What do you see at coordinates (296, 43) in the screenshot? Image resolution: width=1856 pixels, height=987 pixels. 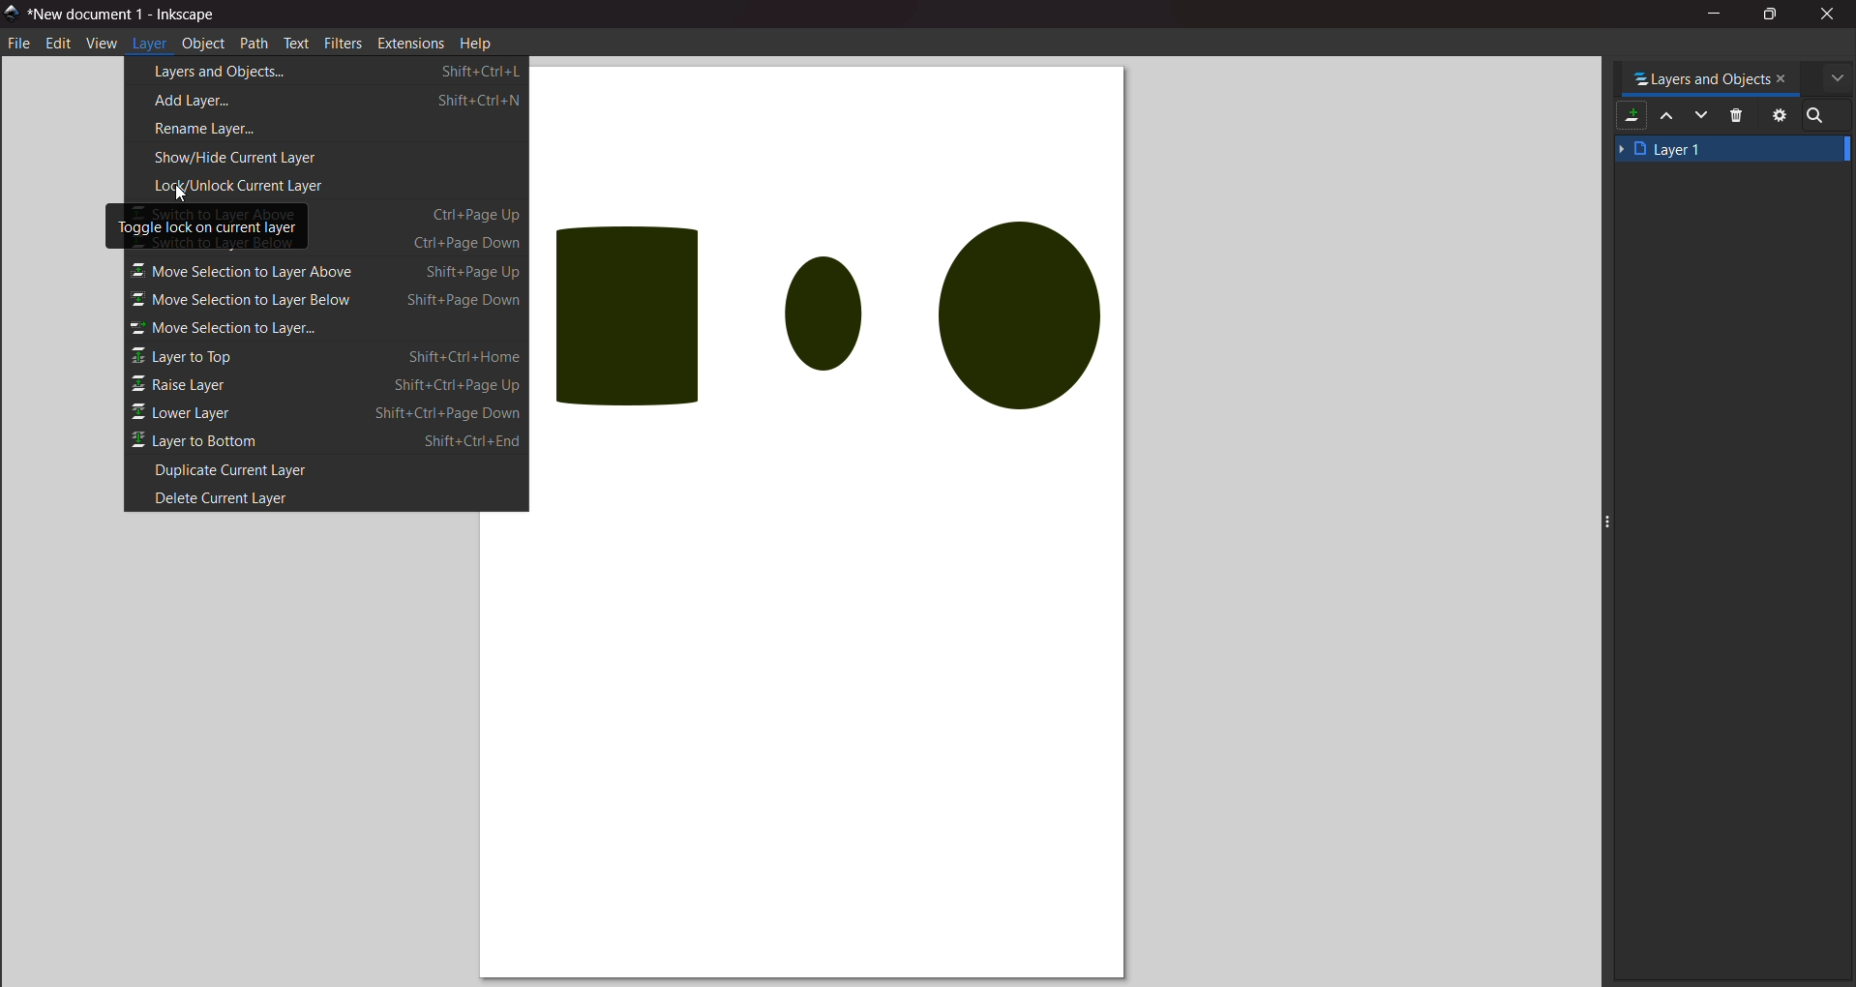 I see `text` at bounding box center [296, 43].